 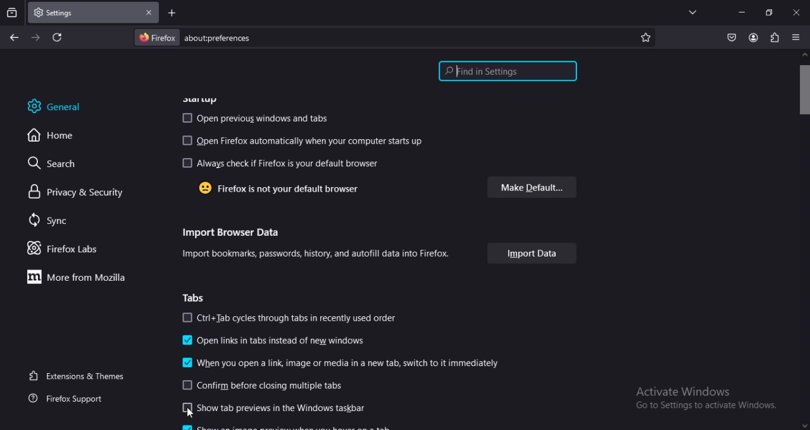 I want to click on about:preferences, so click(x=305, y=38).